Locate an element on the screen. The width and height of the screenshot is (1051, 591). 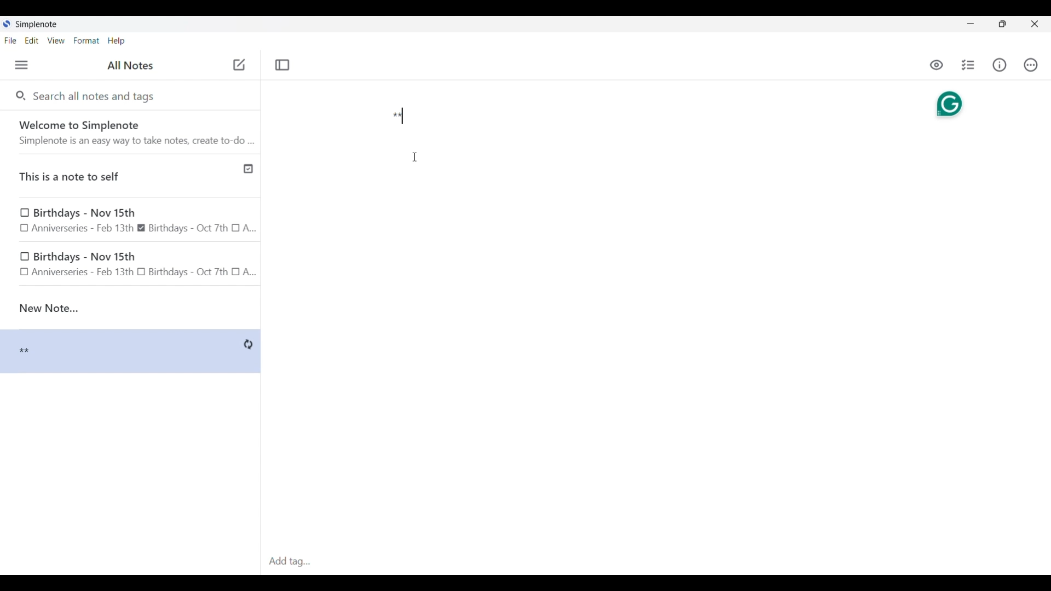
Birthday note is located at coordinates (131, 221).